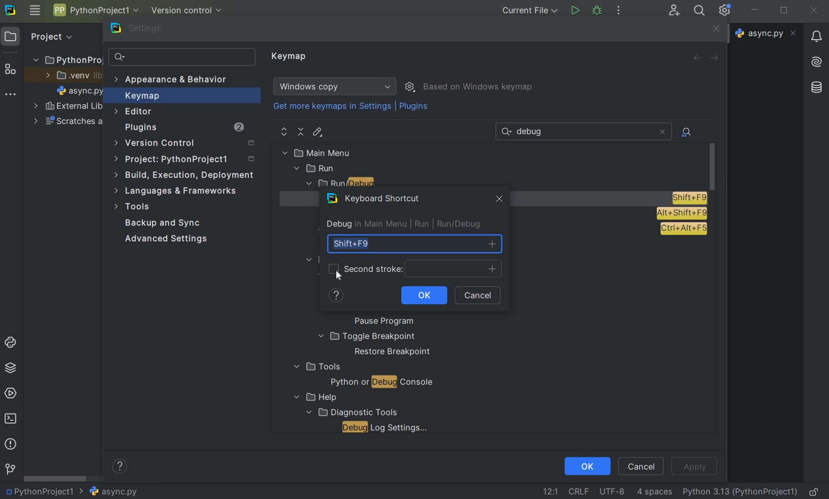 Image resolution: width=829 pixels, height=499 pixels. Describe the element at coordinates (814, 11) in the screenshot. I see `close` at that location.